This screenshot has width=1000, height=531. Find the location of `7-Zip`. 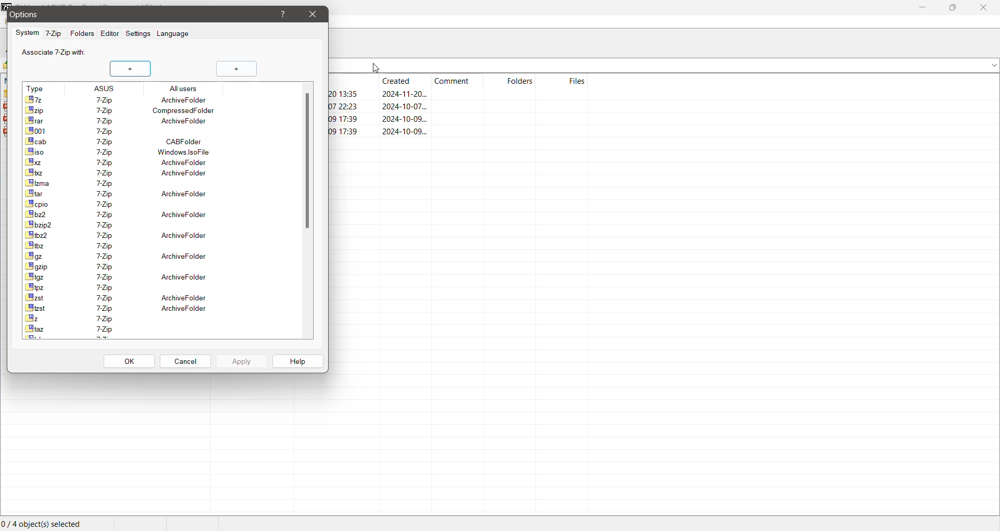

7-Zip is located at coordinates (54, 33).